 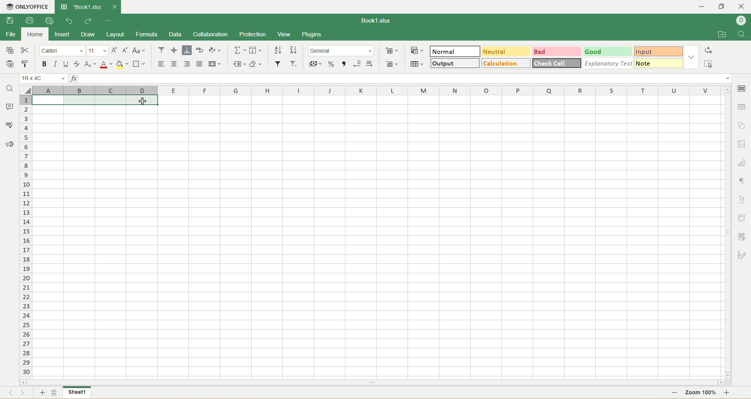 I want to click on replace, so click(x=708, y=51).